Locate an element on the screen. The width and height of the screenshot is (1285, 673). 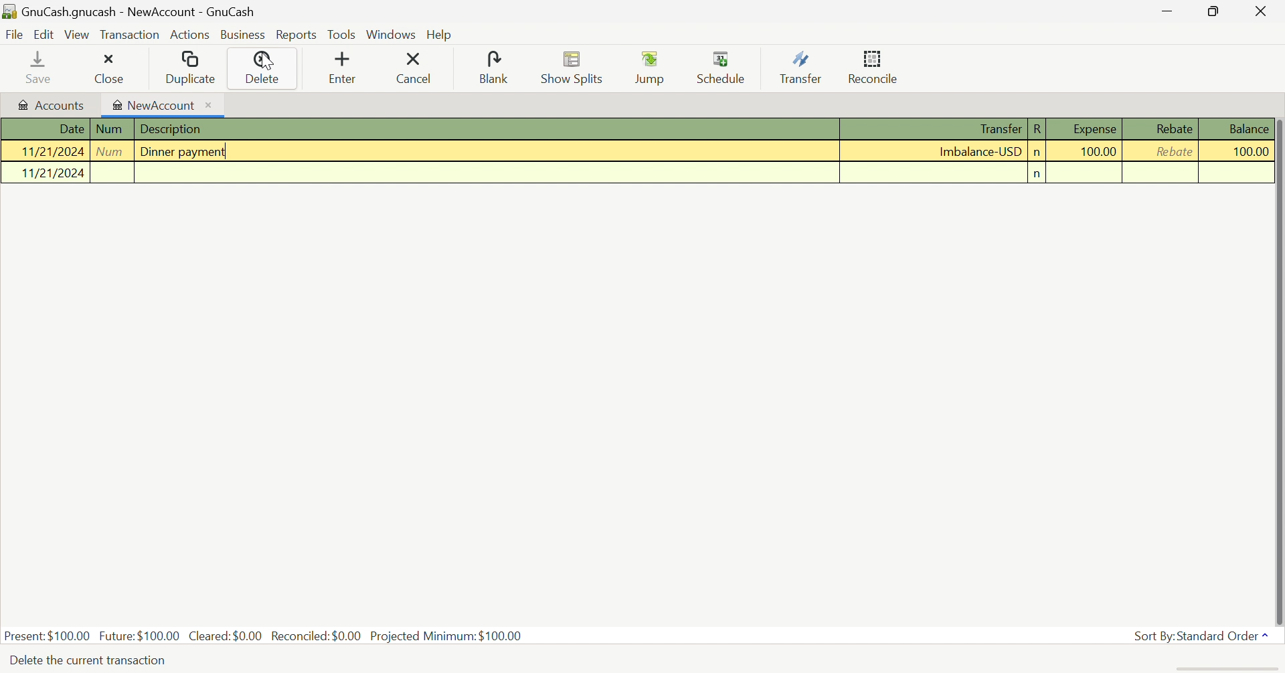
rebate is located at coordinates (1171, 150).